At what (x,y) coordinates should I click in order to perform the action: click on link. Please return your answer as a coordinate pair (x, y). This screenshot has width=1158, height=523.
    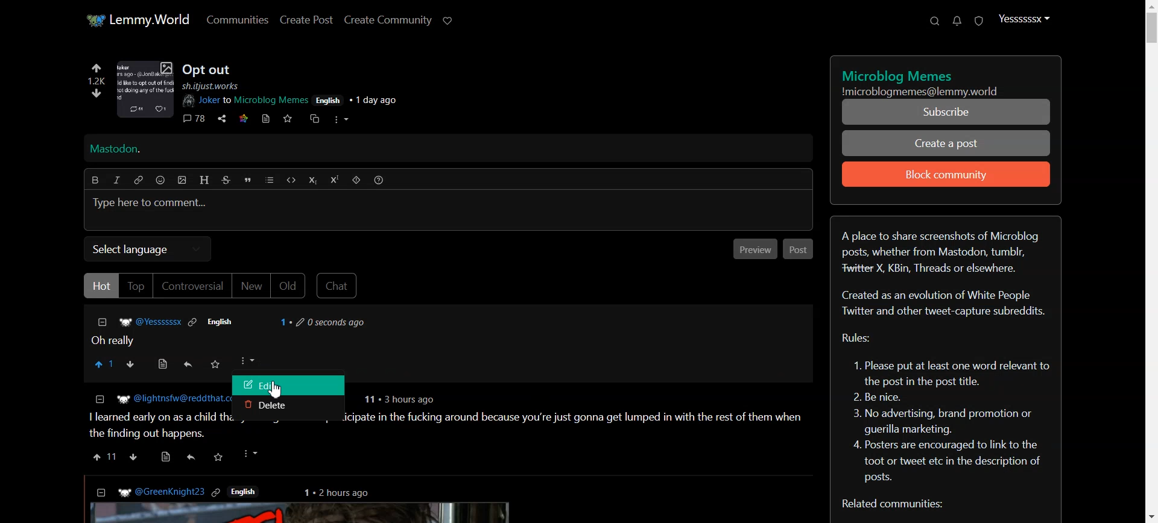
    Looking at the image, I should click on (242, 119).